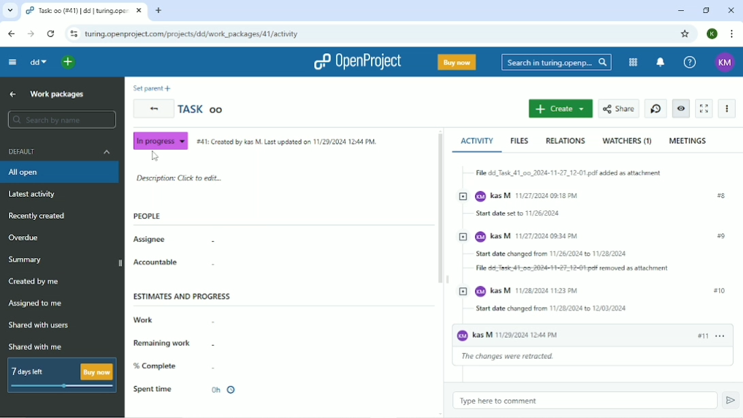 The width and height of the screenshot is (743, 418). I want to click on dd, so click(39, 63).